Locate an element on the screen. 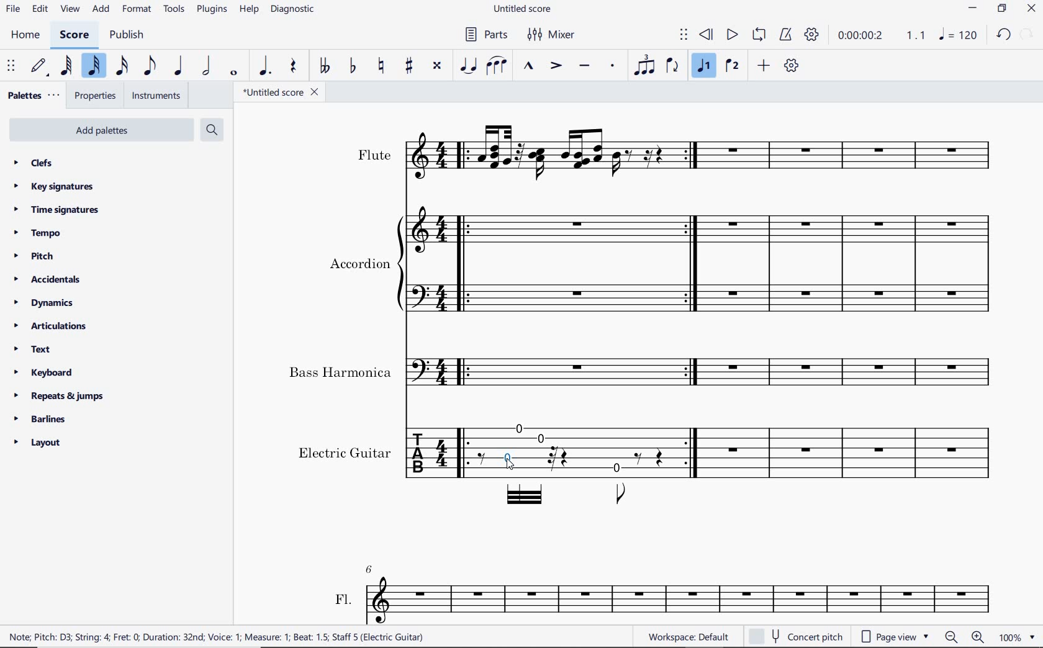  default (step time) is located at coordinates (38, 67).